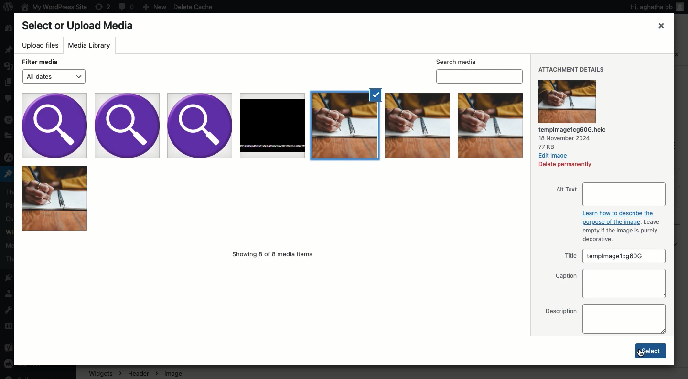 This screenshot has width=688, height=379. I want to click on Upload files, so click(40, 46).